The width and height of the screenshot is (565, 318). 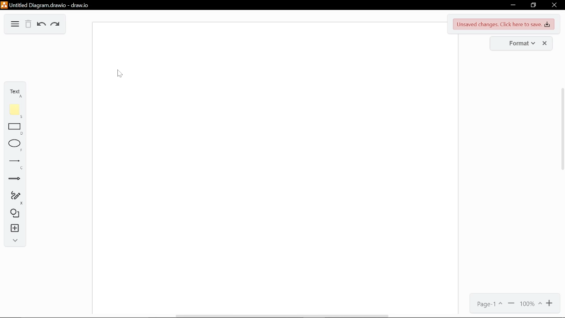 What do you see at coordinates (12, 227) in the screenshot?
I see `insert` at bounding box center [12, 227].